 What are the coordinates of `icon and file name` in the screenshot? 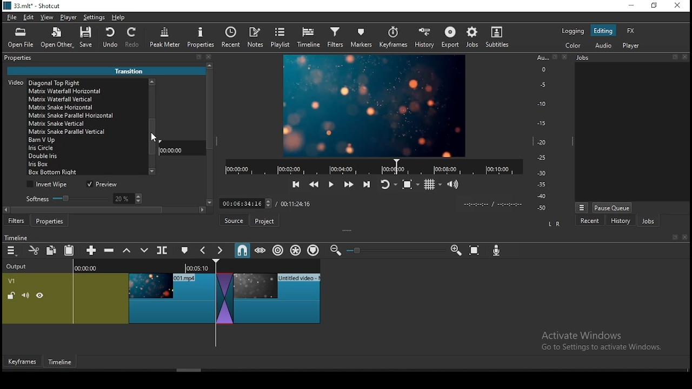 It's located at (34, 7).